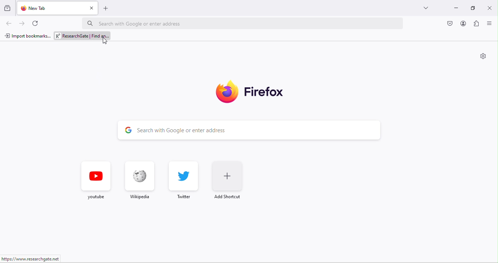 This screenshot has height=263, width=498. Describe the element at coordinates (139, 183) in the screenshot. I see `Wikipedia` at that location.